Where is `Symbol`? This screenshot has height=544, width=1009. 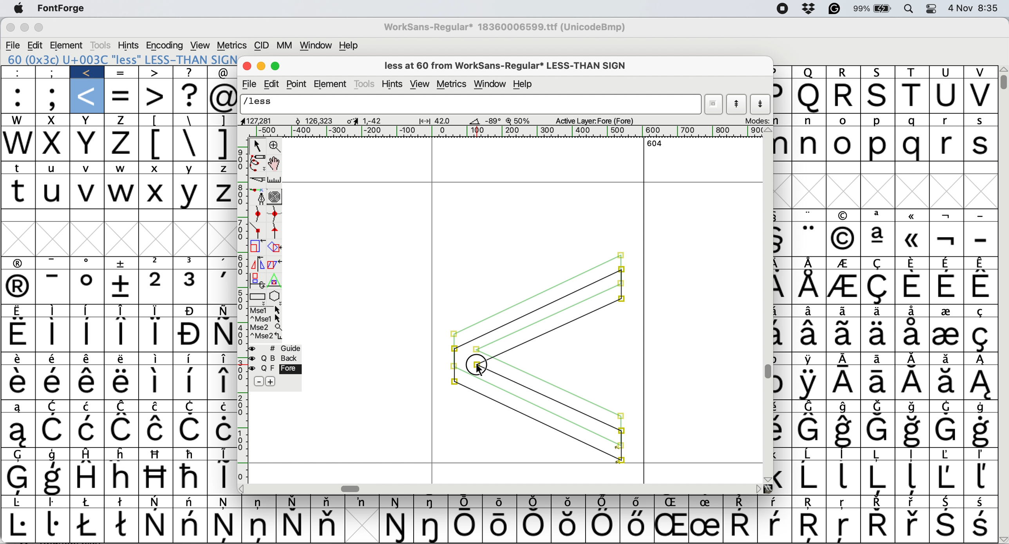
Symbol is located at coordinates (879, 310).